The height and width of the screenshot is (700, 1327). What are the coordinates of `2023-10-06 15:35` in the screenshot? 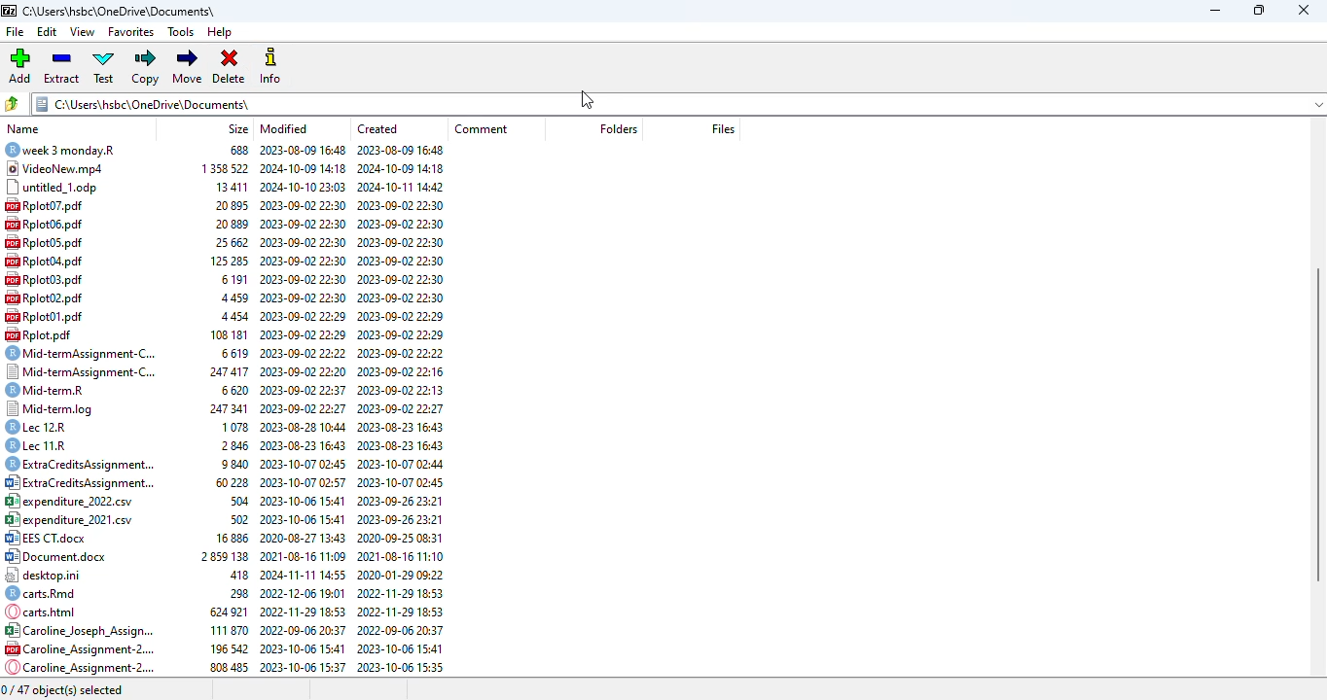 It's located at (406, 665).